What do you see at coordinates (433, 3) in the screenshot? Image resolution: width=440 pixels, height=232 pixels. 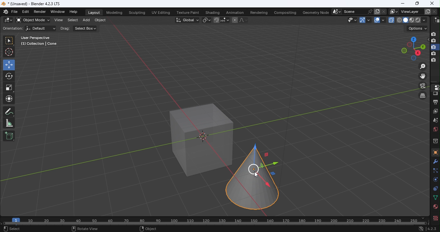 I see `close` at bounding box center [433, 3].